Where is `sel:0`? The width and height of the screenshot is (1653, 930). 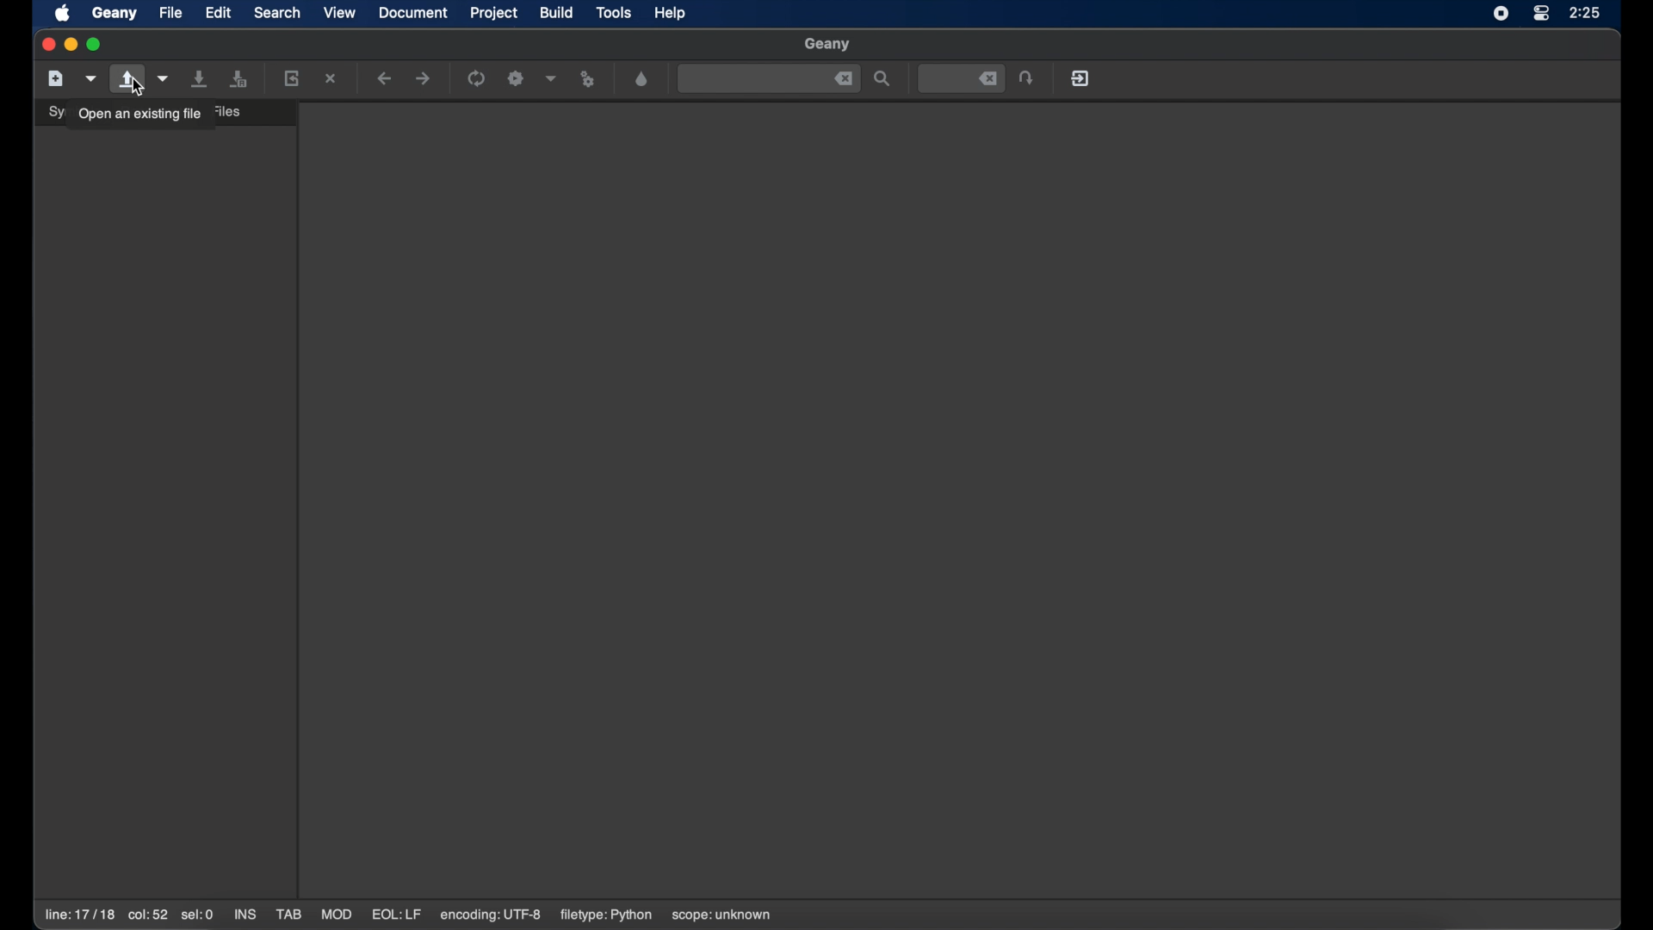
sel:0 is located at coordinates (198, 914).